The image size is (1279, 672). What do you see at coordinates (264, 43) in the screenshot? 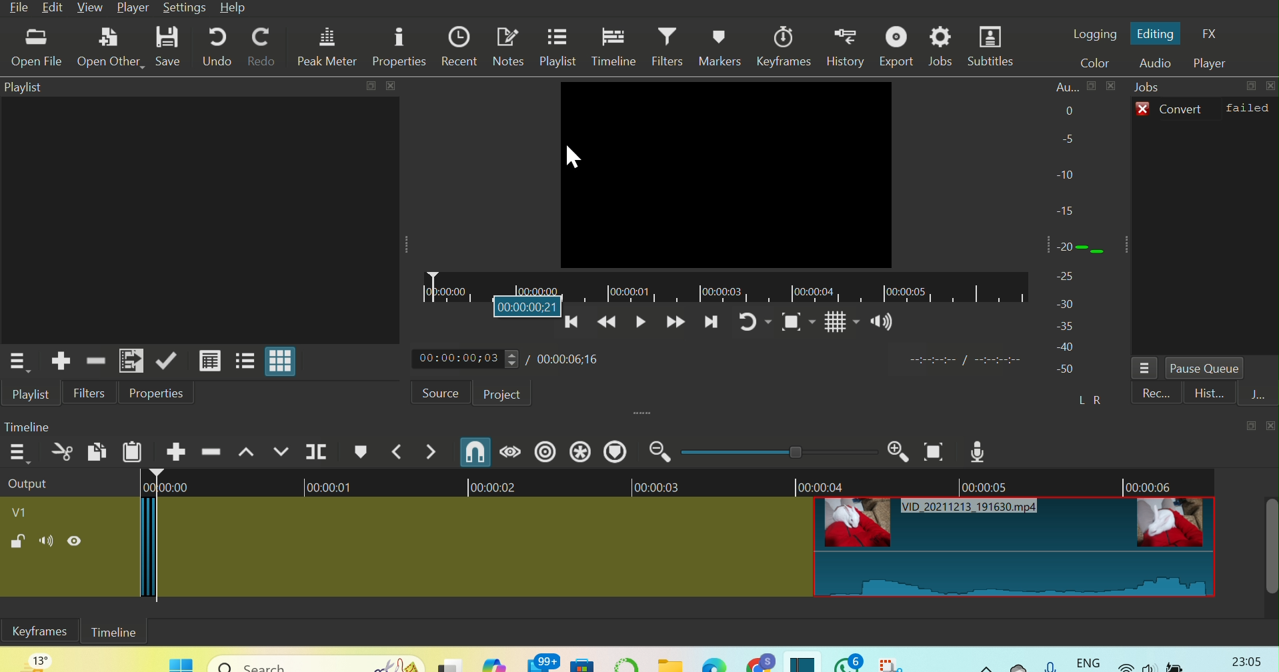
I see `Redo` at bounding box center [264, 43].